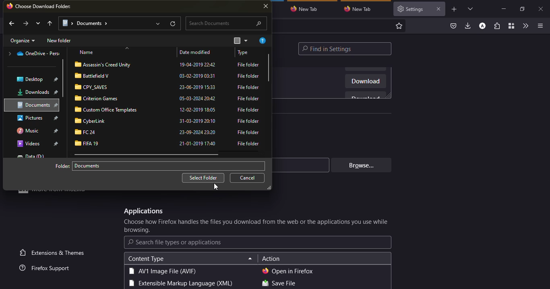 This screenshot has height=289, width=550. What do you see at coordinates (143, 211) in the screenshot?
I see `apps` at bounding box center [143, 211].